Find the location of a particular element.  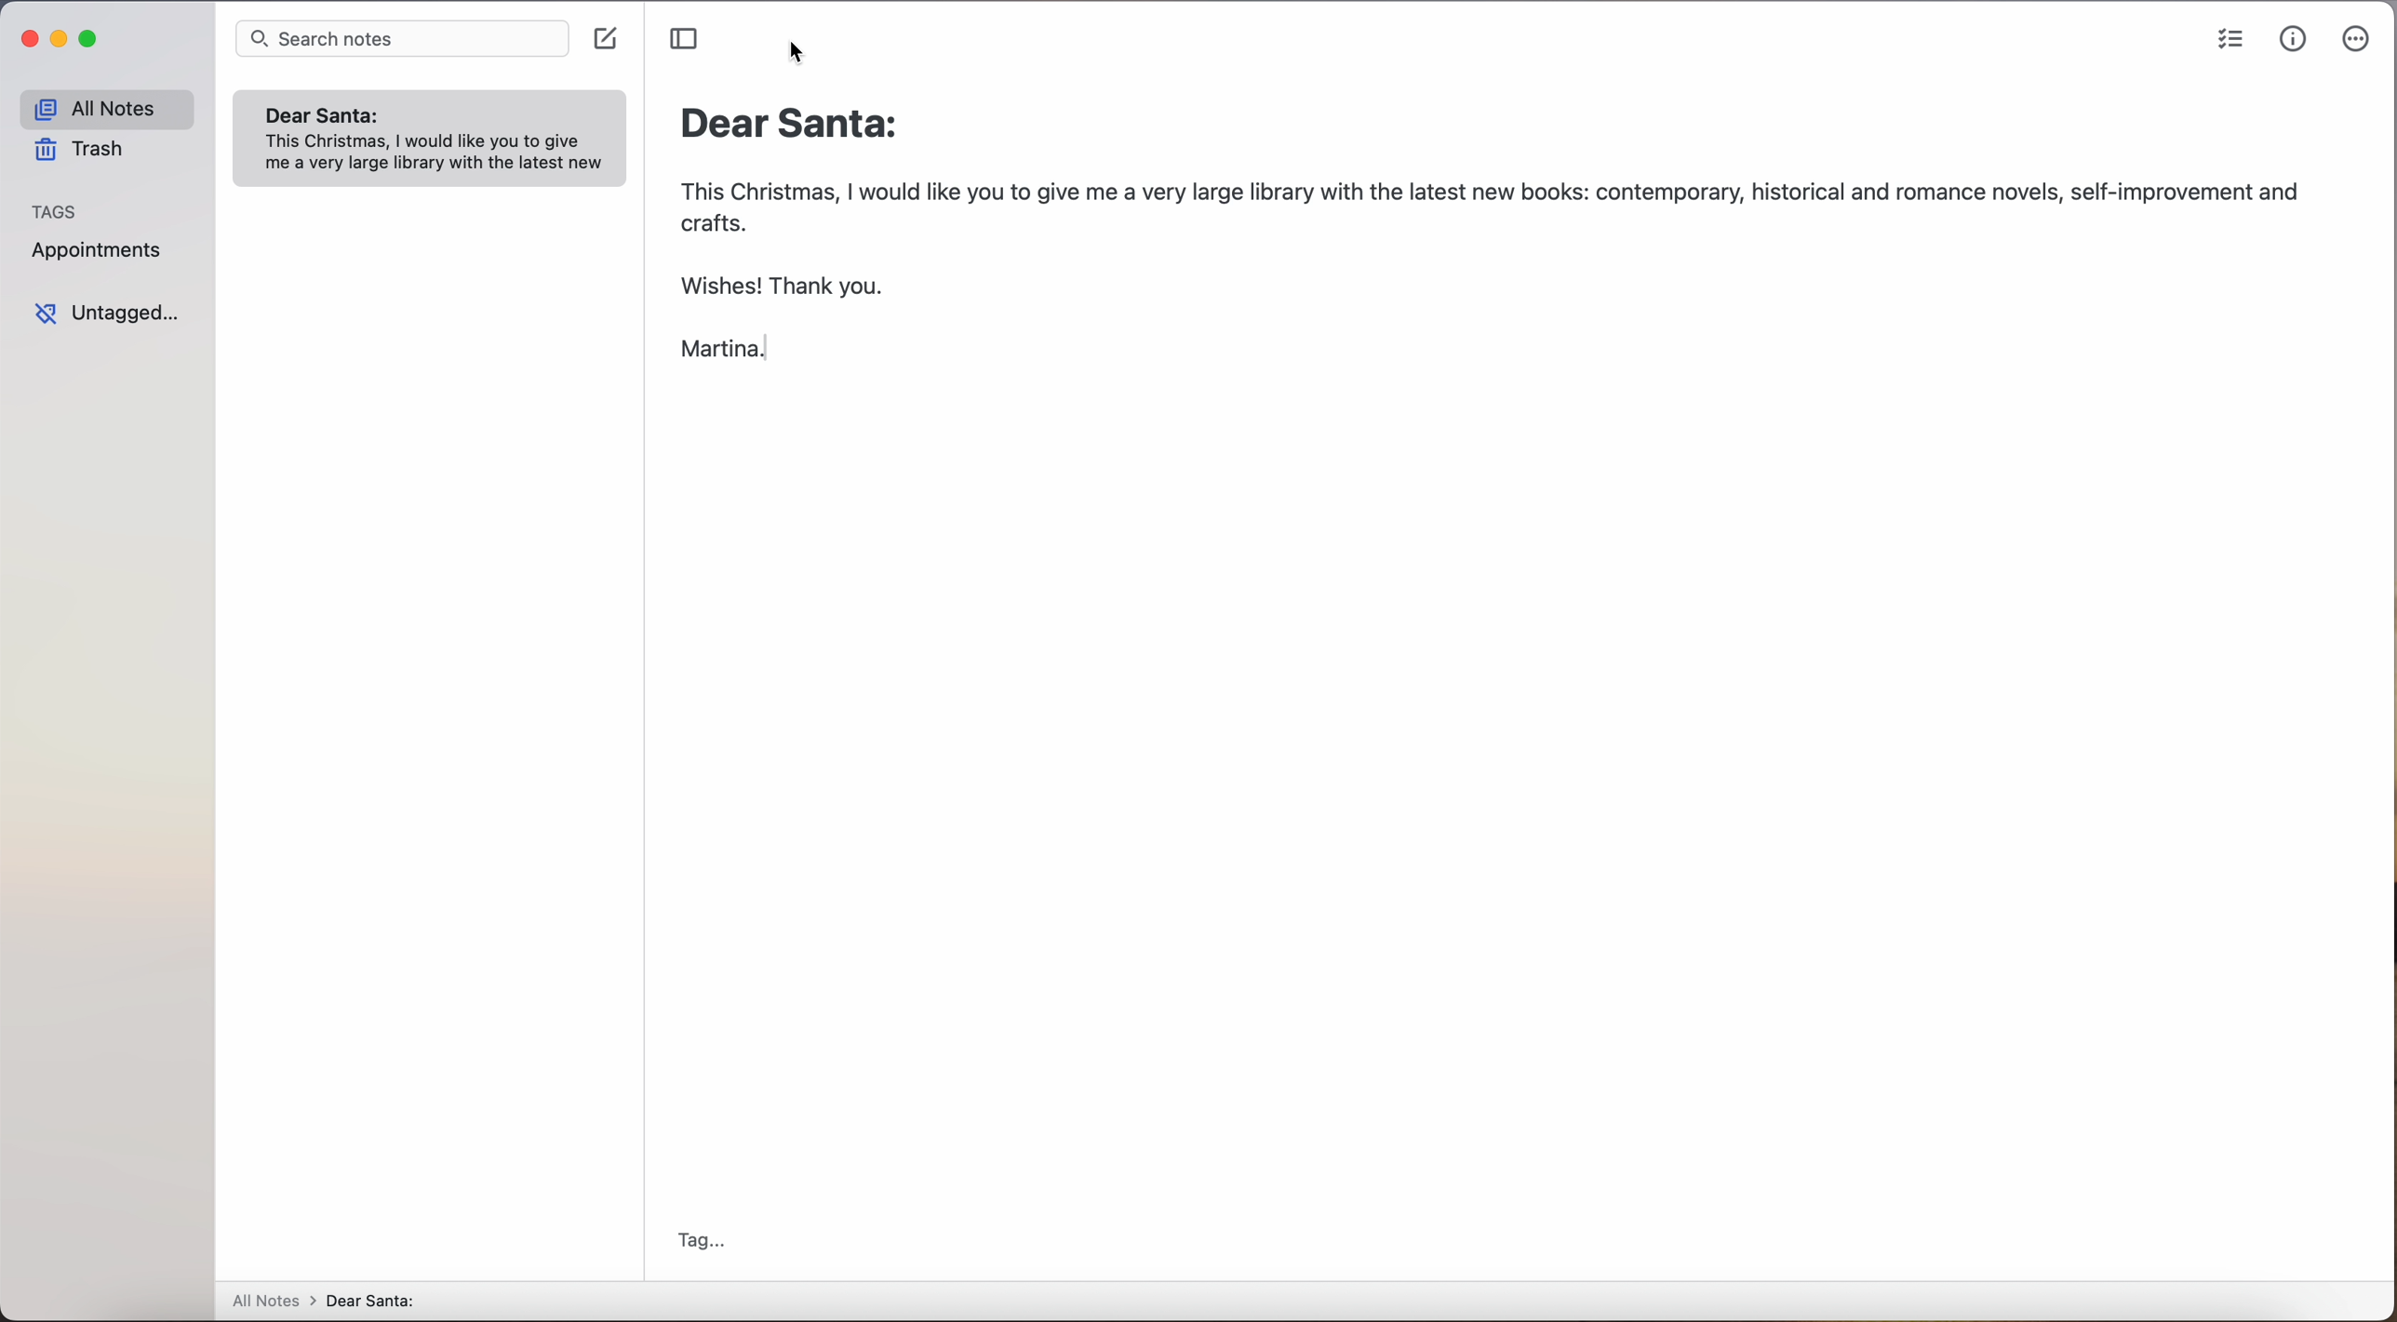

close app is located at coordinates (28, 43).